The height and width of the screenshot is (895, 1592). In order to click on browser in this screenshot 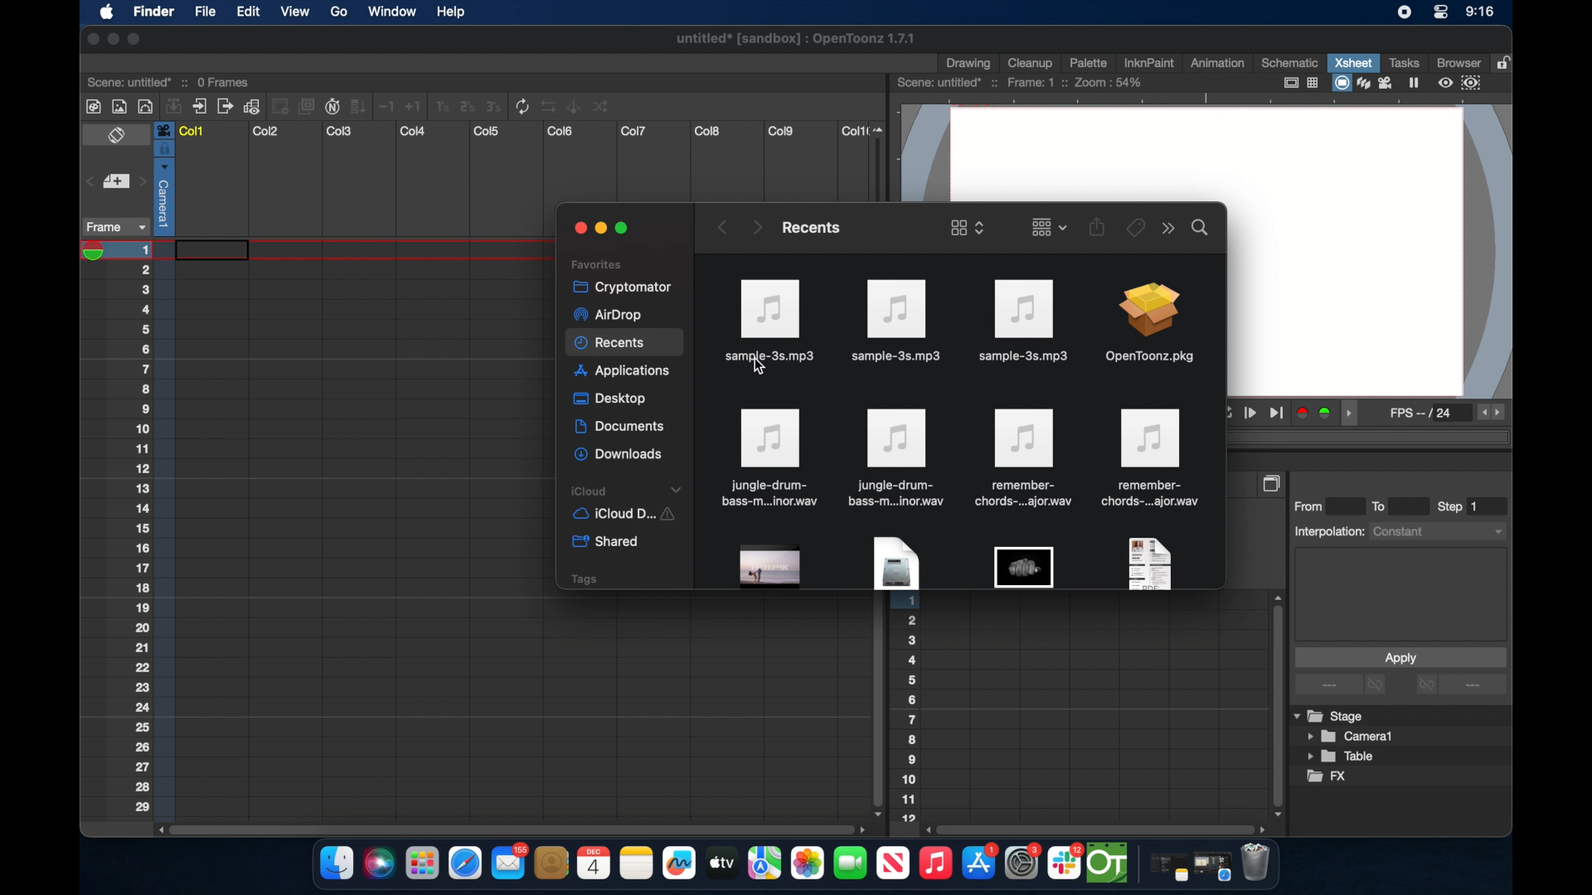, I will do `click(1457, 61)`.